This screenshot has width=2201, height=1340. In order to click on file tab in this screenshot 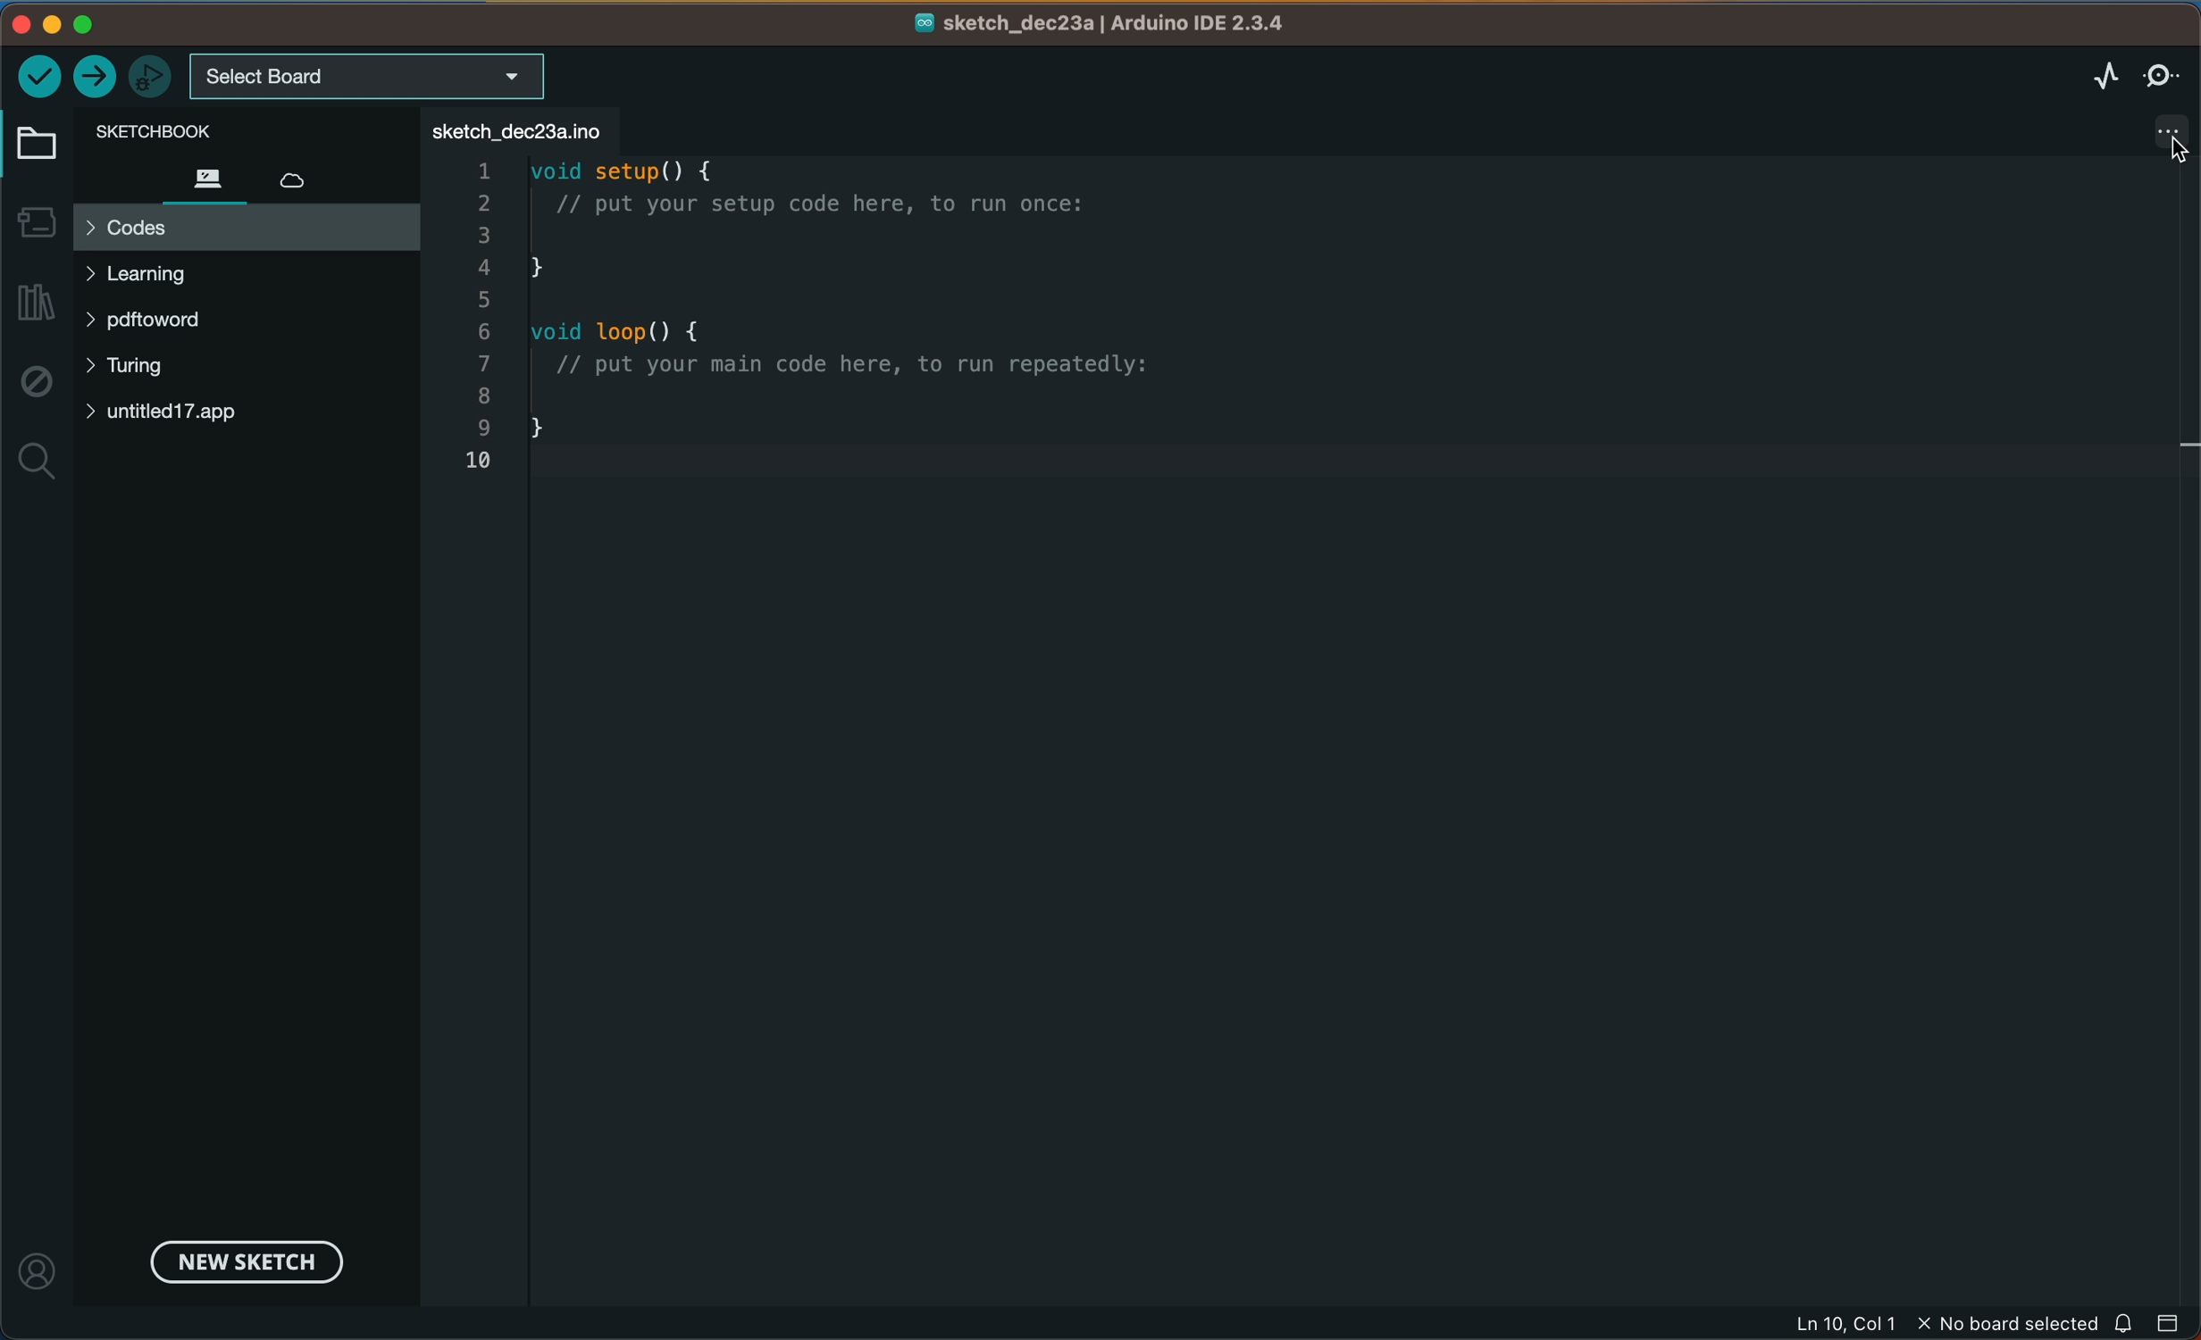, I will do `click(522, 129)`.